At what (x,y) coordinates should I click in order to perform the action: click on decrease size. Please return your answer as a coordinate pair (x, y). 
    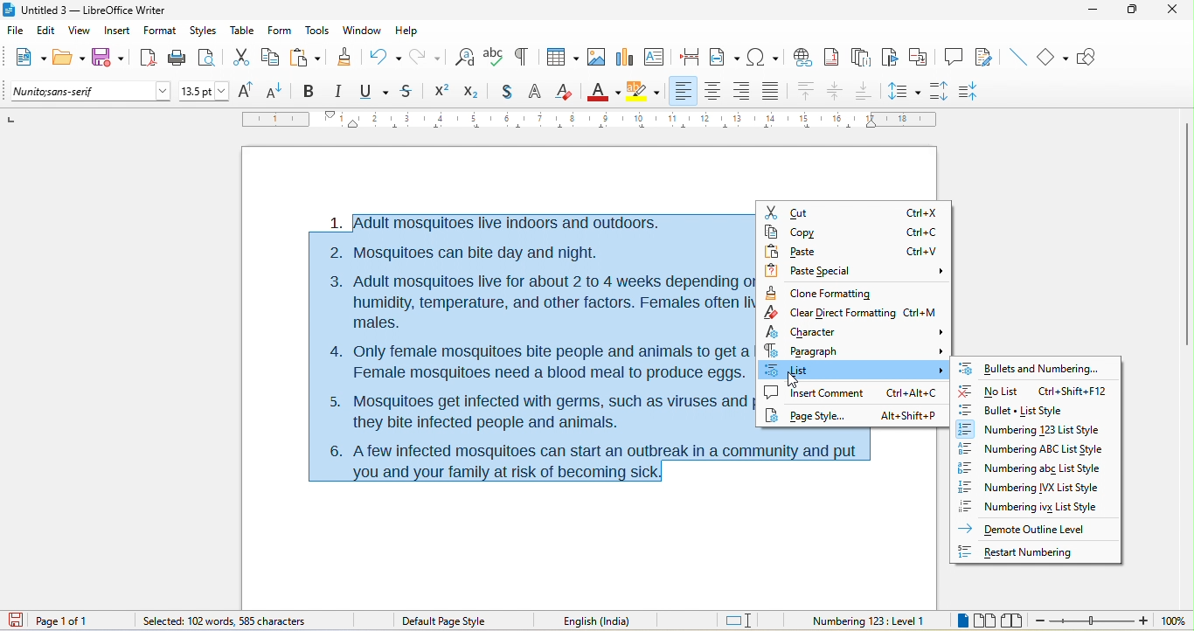
    Looking at the image, I should click on (279, 90).